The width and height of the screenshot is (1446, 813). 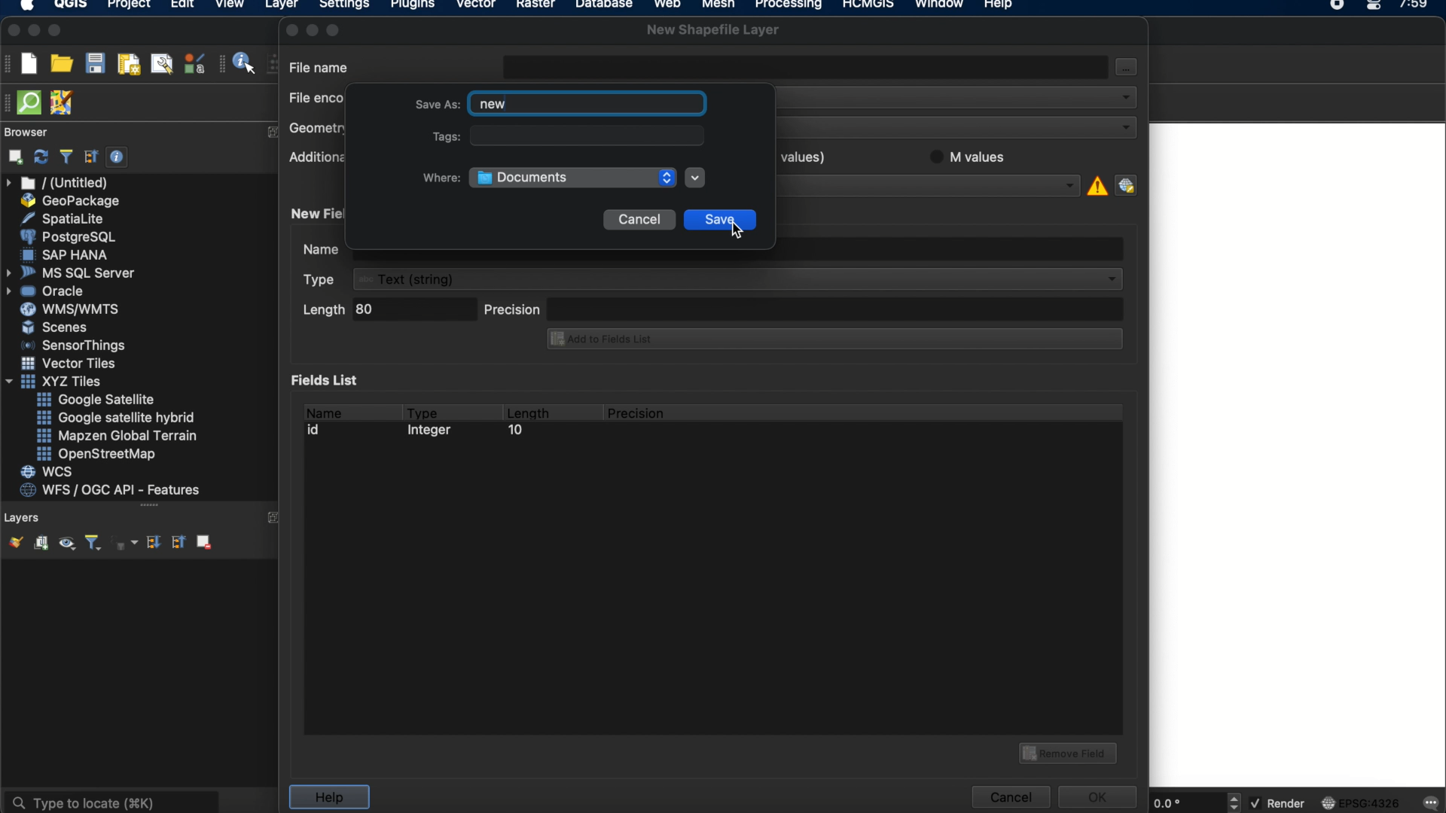 What do you see at coordinates (1069, 185) in the screenshot?
I see `dropdown` at bounding box center [1069, 185].